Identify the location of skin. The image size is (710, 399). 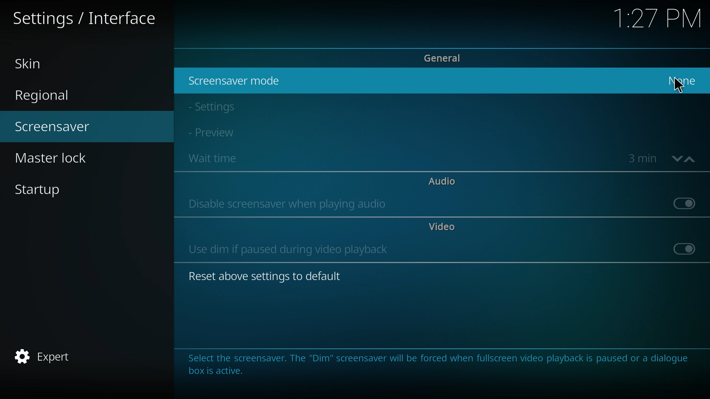
(57, 62).